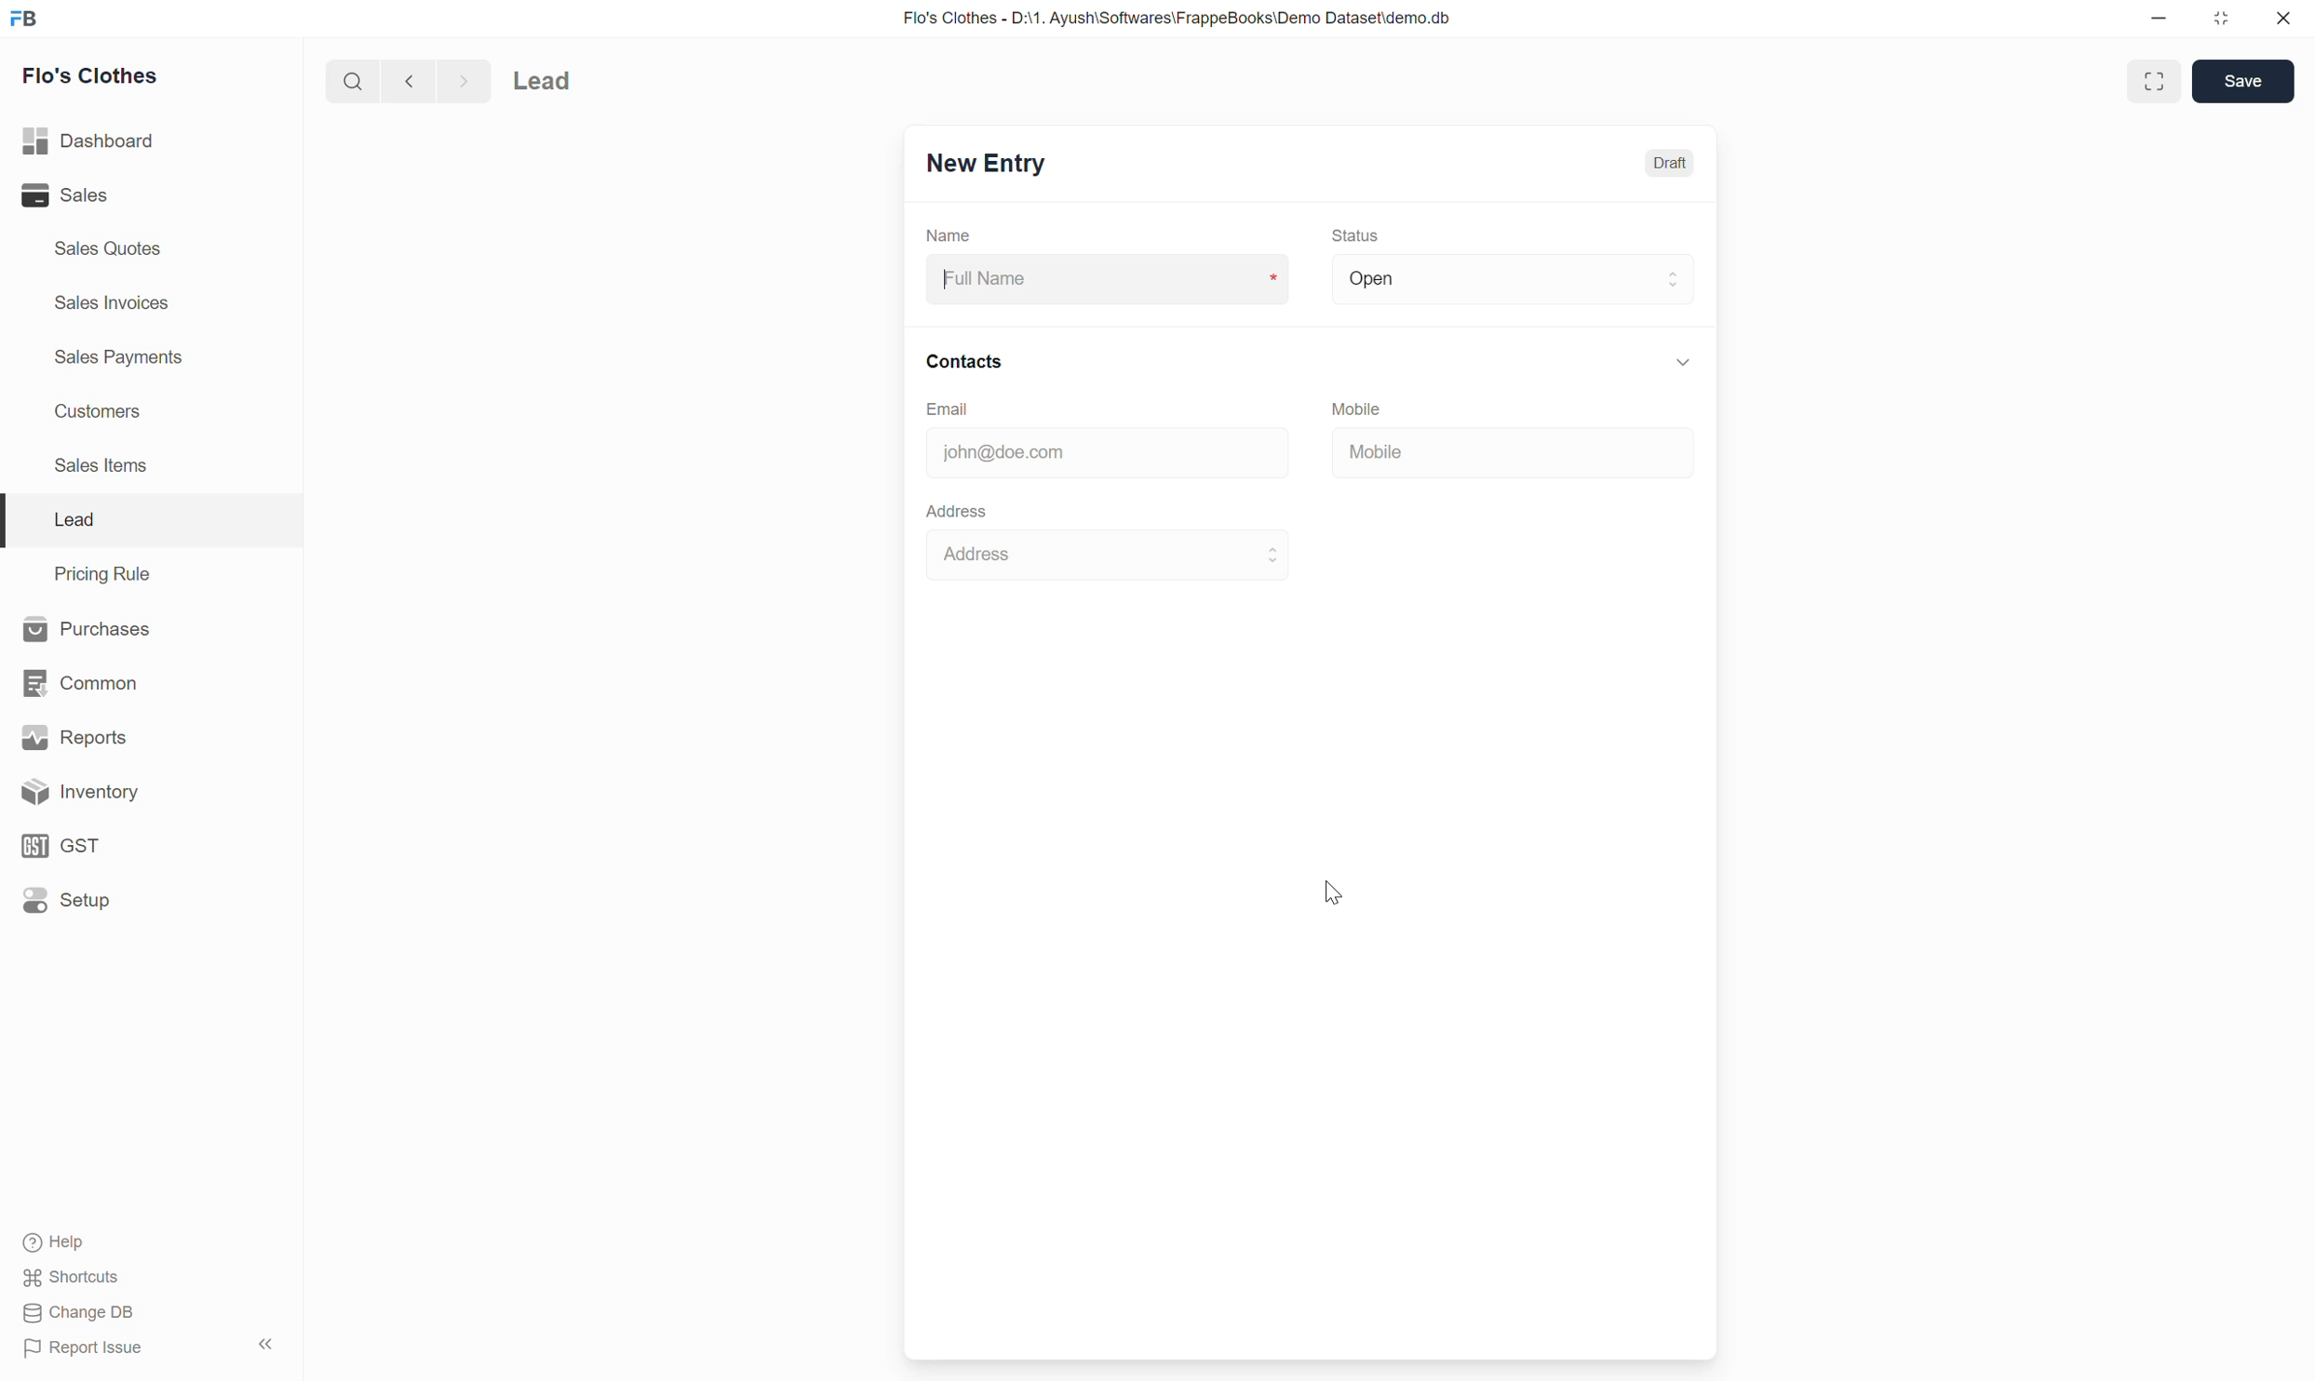 Image resolution: width=2315 pixels, height=1381 pixels. I want to click on Hide sidebar, so click(264, 1345).